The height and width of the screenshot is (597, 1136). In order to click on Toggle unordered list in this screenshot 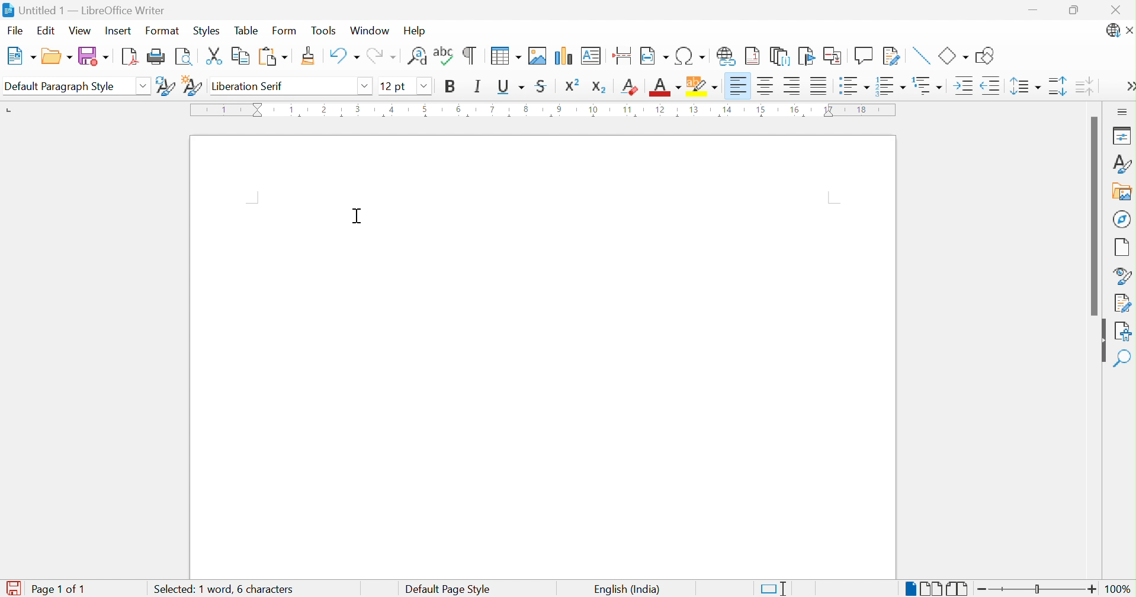, I will do `click(853, 87)`.